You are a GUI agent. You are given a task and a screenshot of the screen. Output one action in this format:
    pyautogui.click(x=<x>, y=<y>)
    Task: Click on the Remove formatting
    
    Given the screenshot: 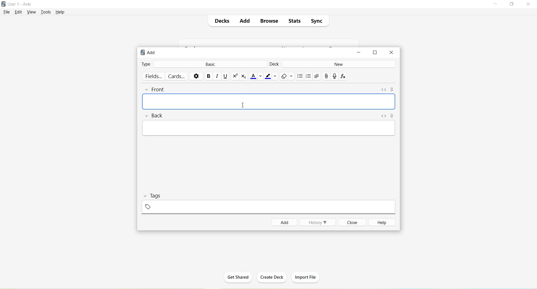 What is the action you would take?
    pyautogui.click(x=287, y=77)
    